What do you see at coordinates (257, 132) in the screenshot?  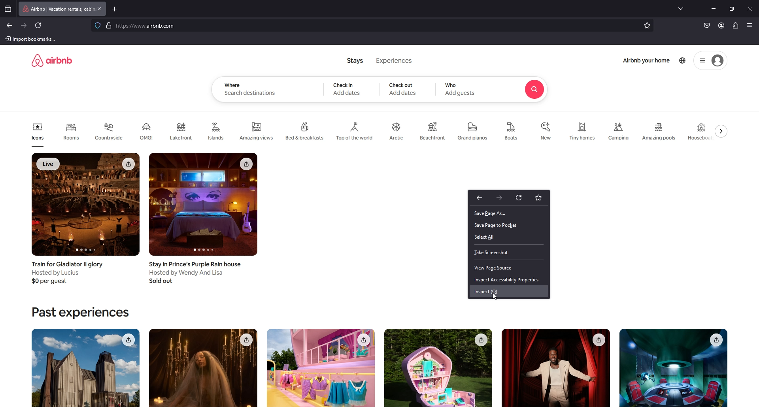 I see `Amazing views` at bounding box center [257, 132].